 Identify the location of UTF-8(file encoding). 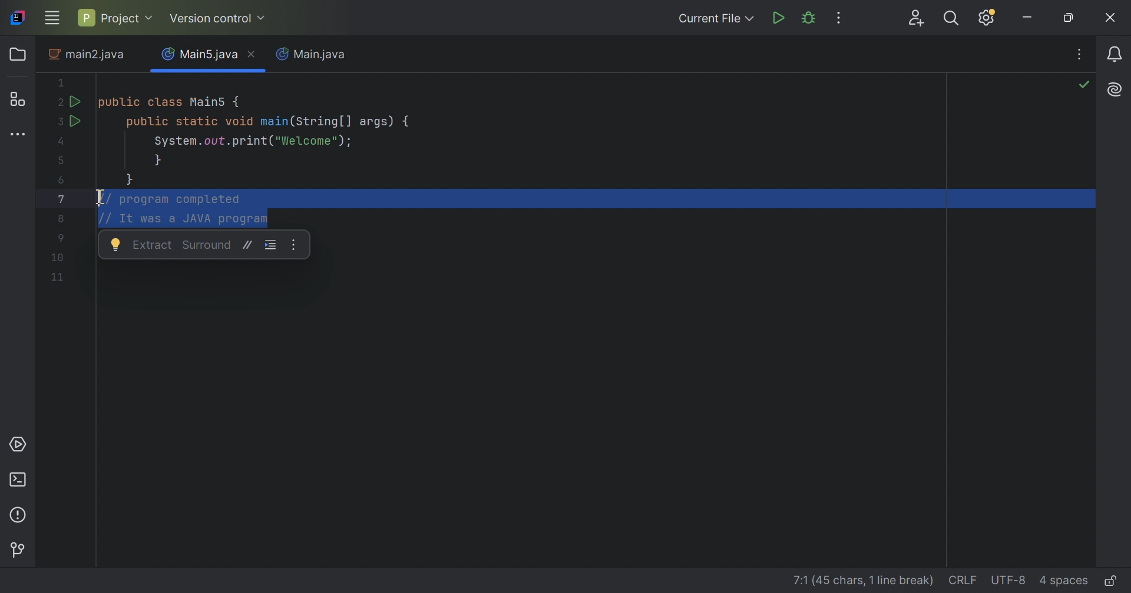
(1008, 581).